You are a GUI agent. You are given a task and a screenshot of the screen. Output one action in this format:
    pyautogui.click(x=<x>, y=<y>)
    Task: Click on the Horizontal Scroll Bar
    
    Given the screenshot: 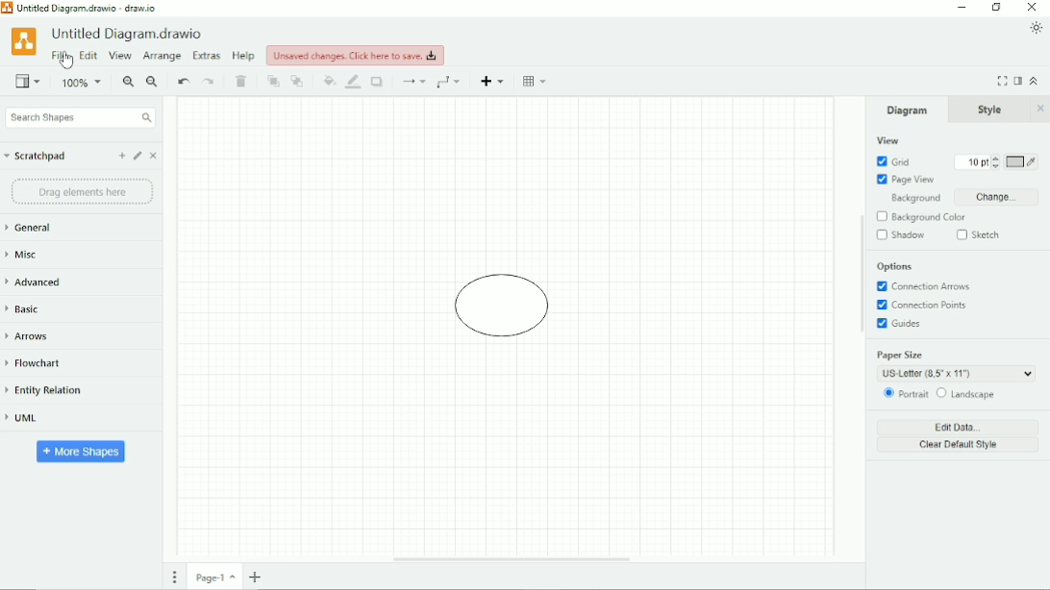 What is the action you would take?
    pyautogui.click(x=510, y=559)
    